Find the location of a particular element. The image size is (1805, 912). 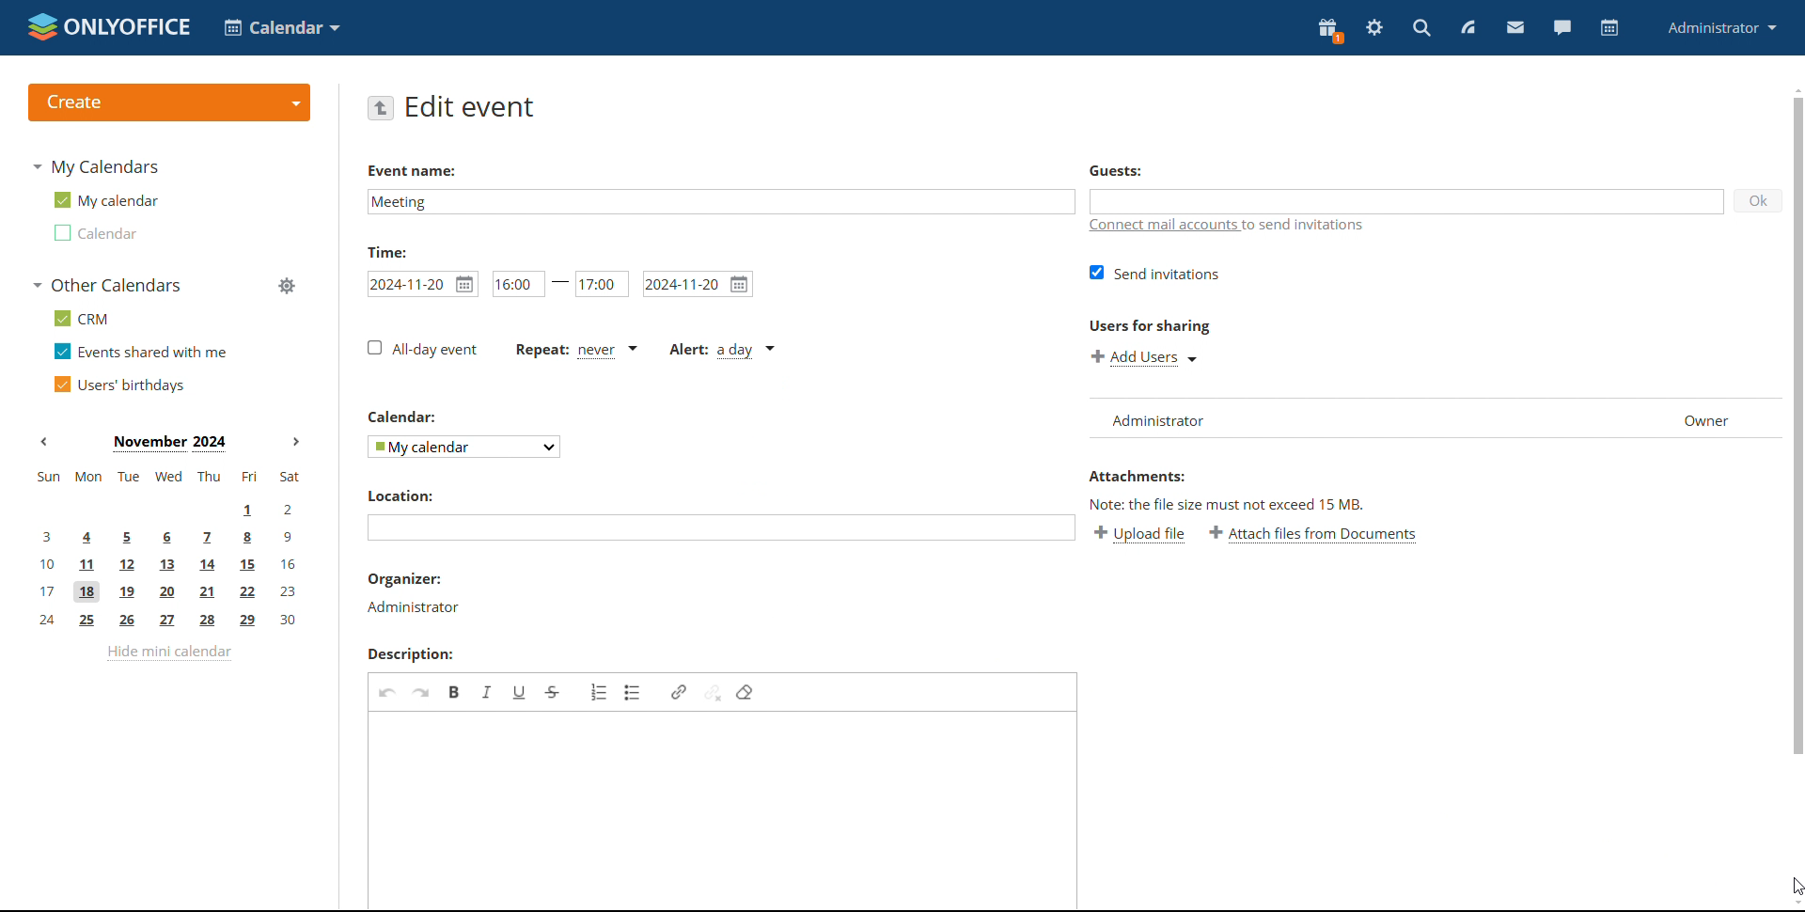

add users is located at coordinates (1144, 358).